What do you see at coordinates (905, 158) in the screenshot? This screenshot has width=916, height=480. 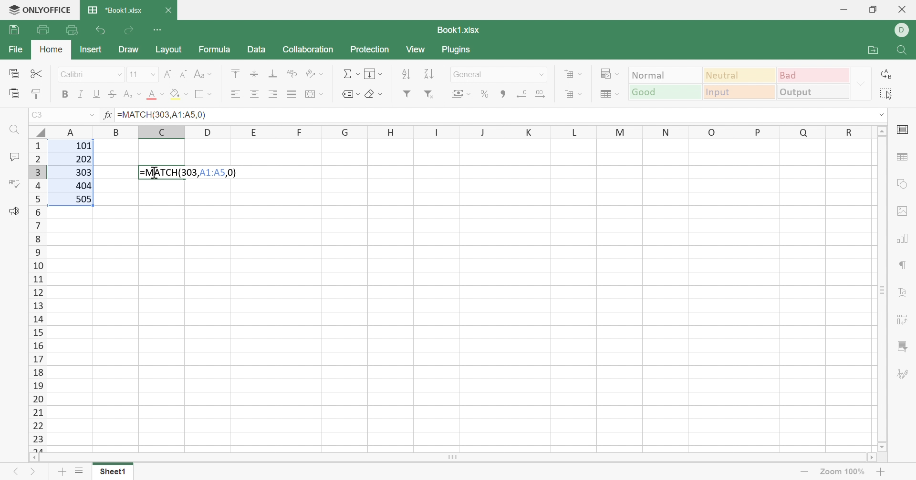 I see `table settings` at bounding box center [905, 158].